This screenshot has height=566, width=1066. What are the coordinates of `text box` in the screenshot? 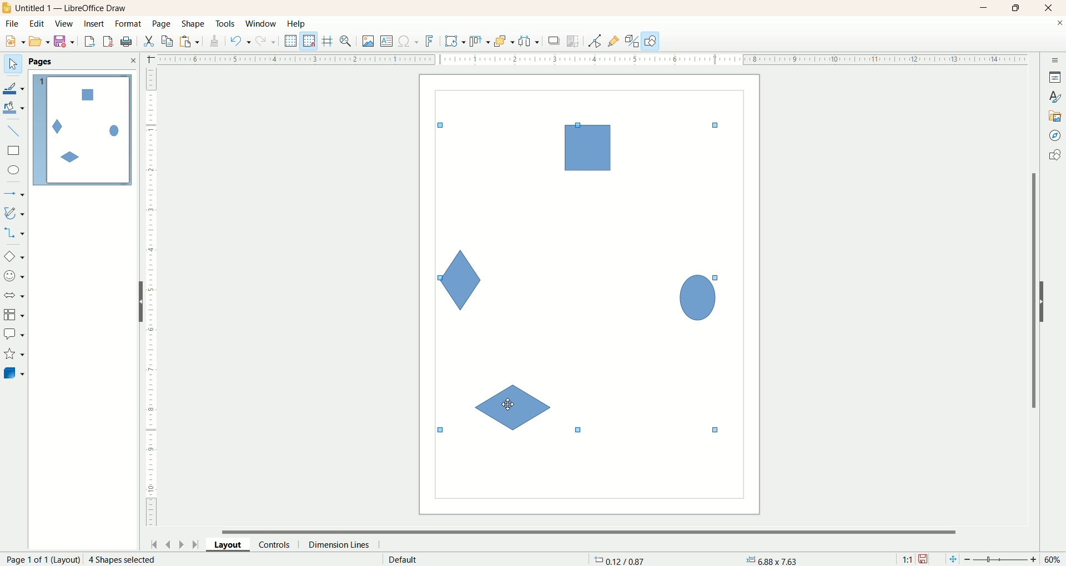 It's located at (388, 42).